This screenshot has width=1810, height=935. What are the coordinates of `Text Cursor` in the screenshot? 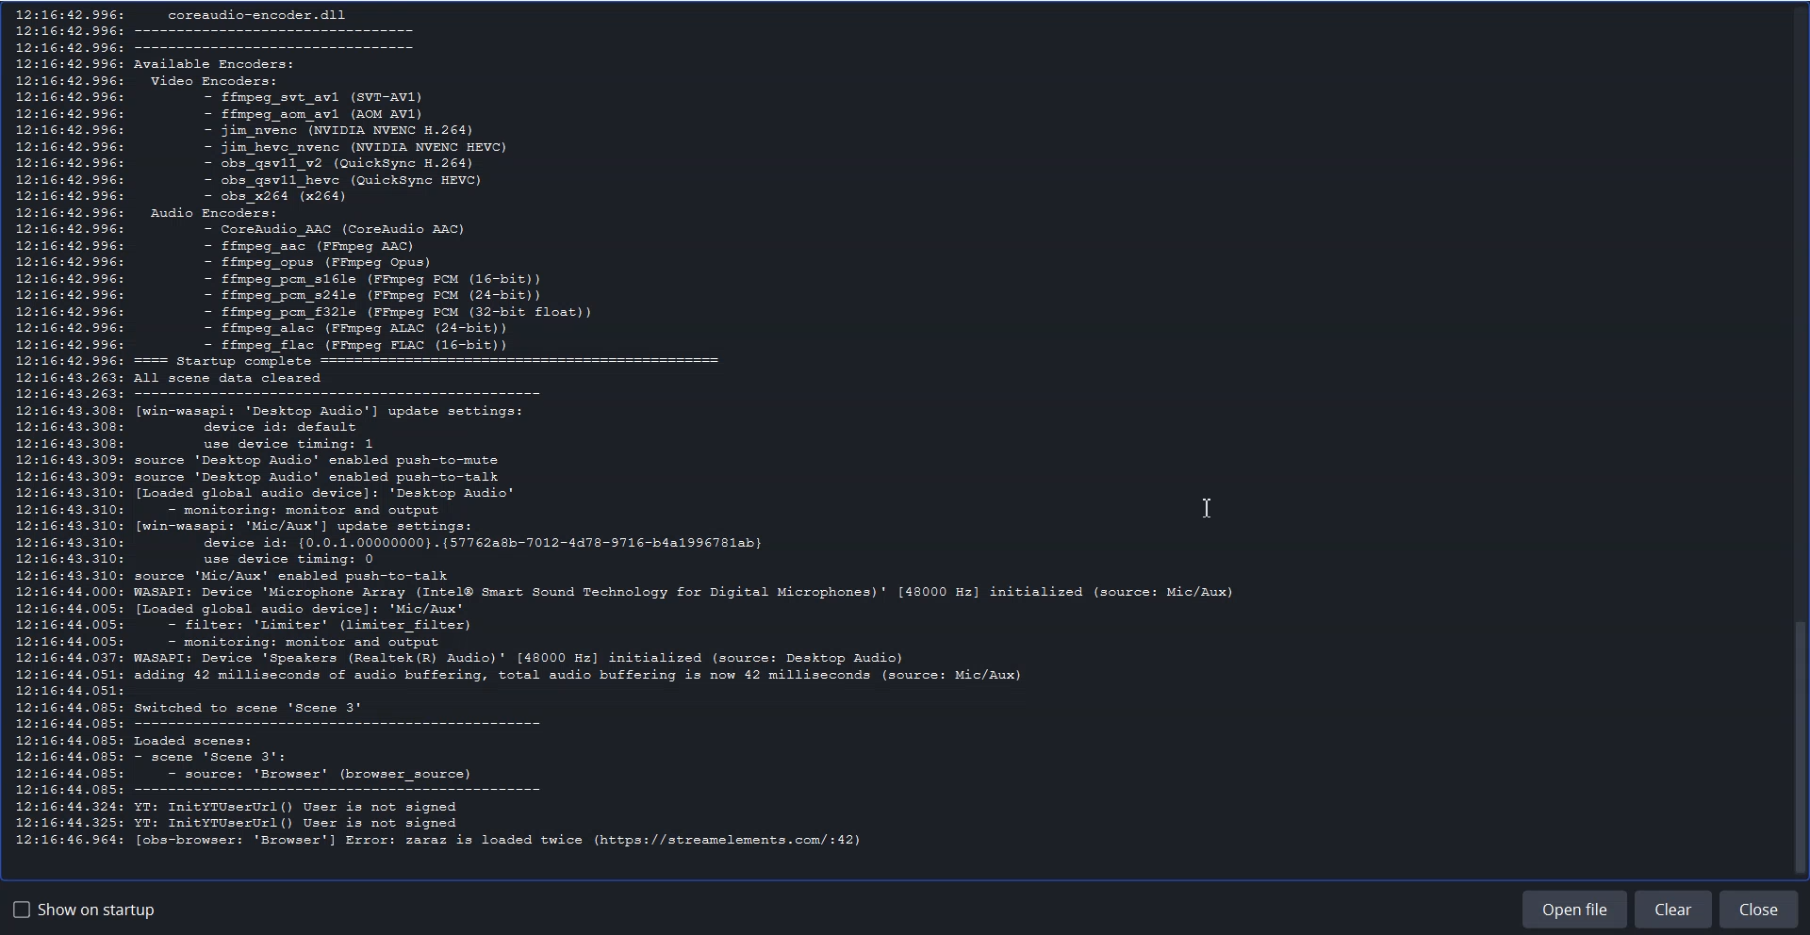 It's located at (1204, 507).